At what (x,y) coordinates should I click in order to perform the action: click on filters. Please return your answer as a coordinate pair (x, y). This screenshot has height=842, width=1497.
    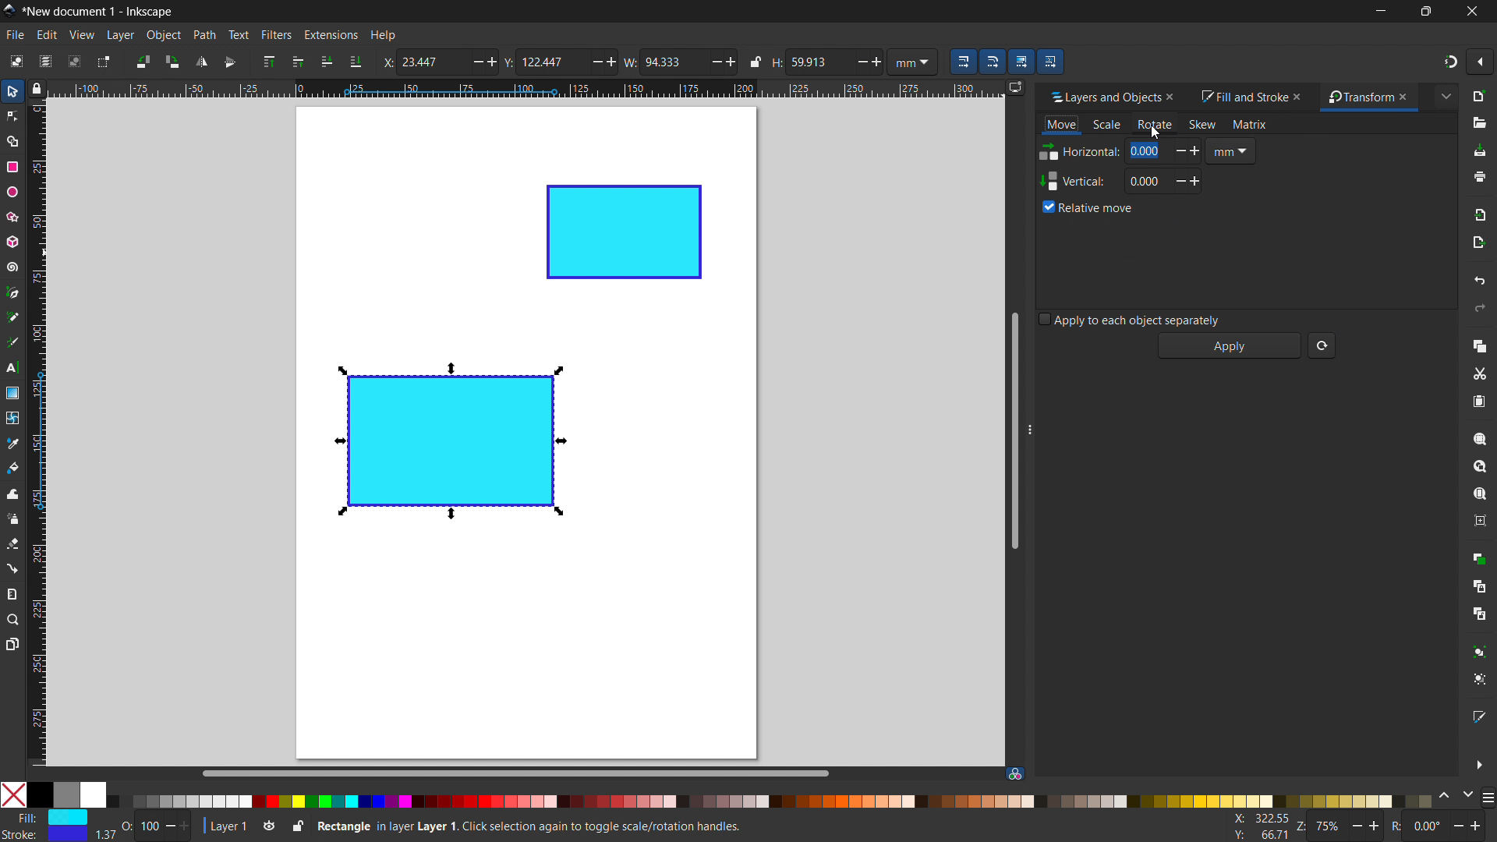
    Looking at the image, I should click on (277, 34).